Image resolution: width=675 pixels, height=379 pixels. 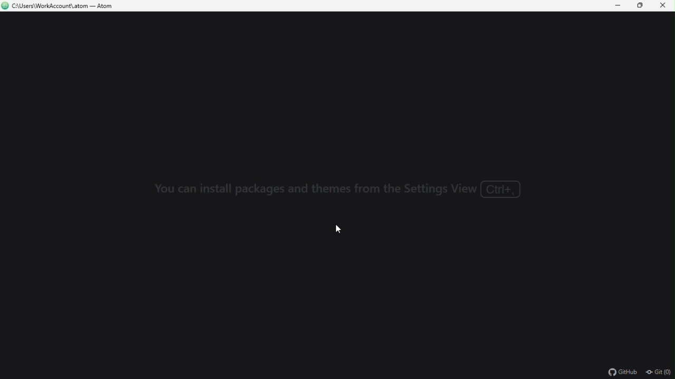 I want to click on git, so click(x=660, y=372).